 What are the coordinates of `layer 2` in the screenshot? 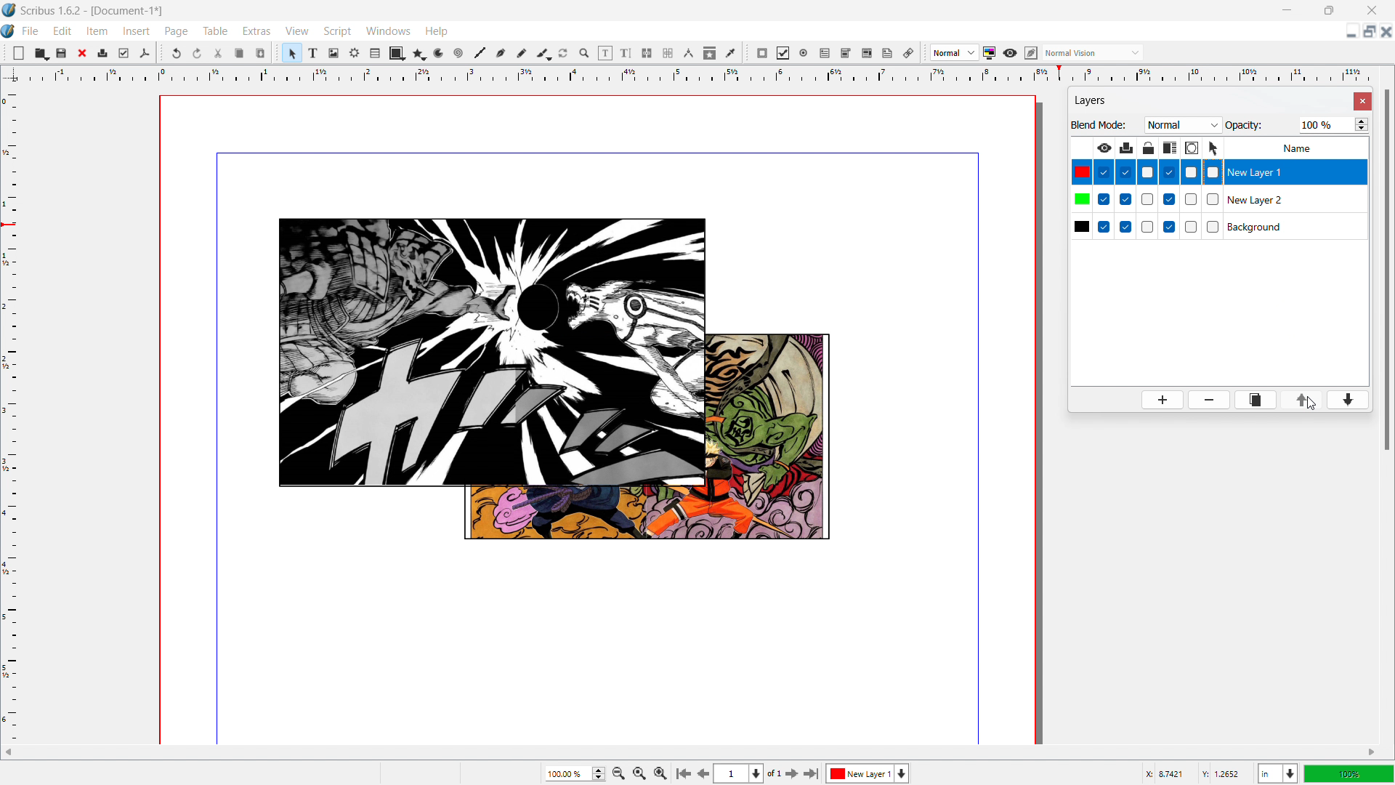 It's located at (1295, 172).